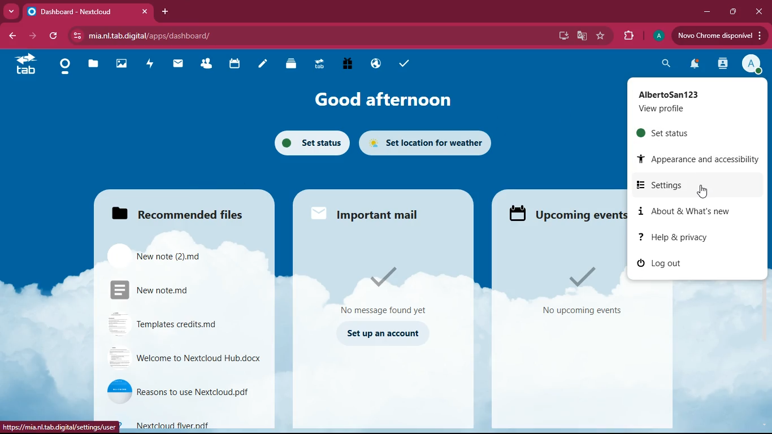 The image size is (772, 434). I want to click on profile, so click(698, 101).